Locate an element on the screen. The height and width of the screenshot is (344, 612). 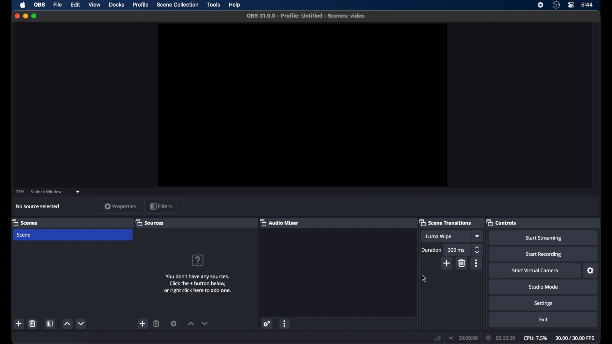
audio mixer is located at coordinates (280, 222).